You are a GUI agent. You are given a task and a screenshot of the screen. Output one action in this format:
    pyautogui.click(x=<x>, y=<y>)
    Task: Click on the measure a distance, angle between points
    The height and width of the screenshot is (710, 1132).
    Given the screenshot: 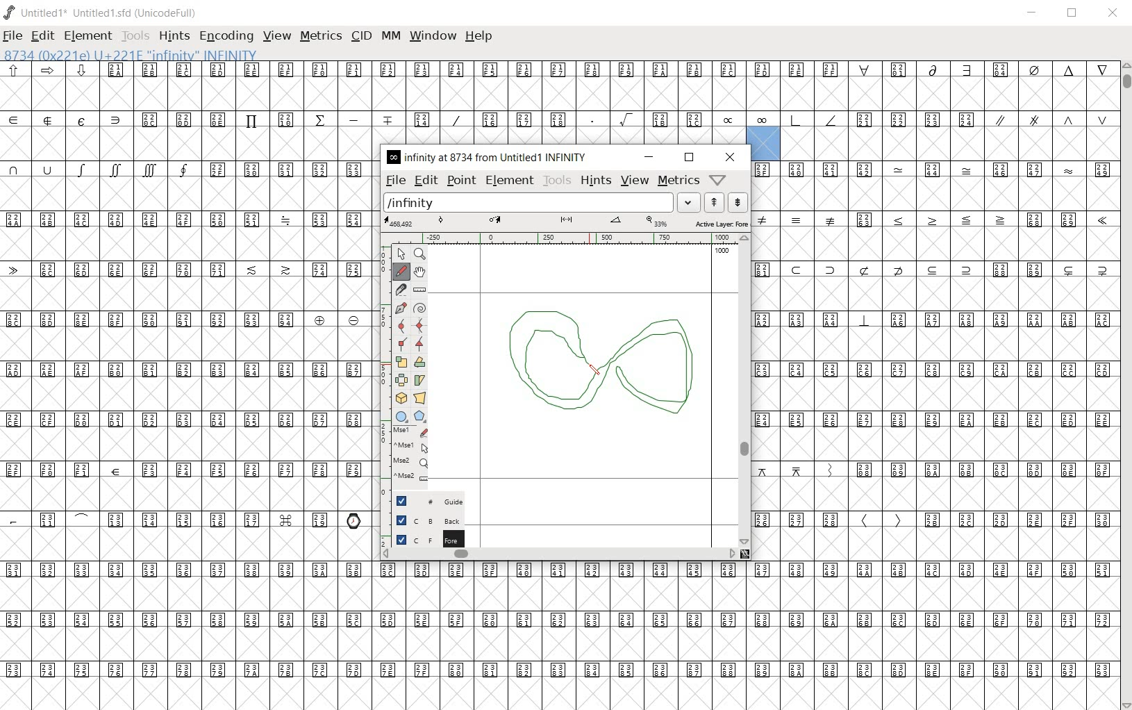 What is the action you would take?
    pyautogui.click(x=419, y=289)
    